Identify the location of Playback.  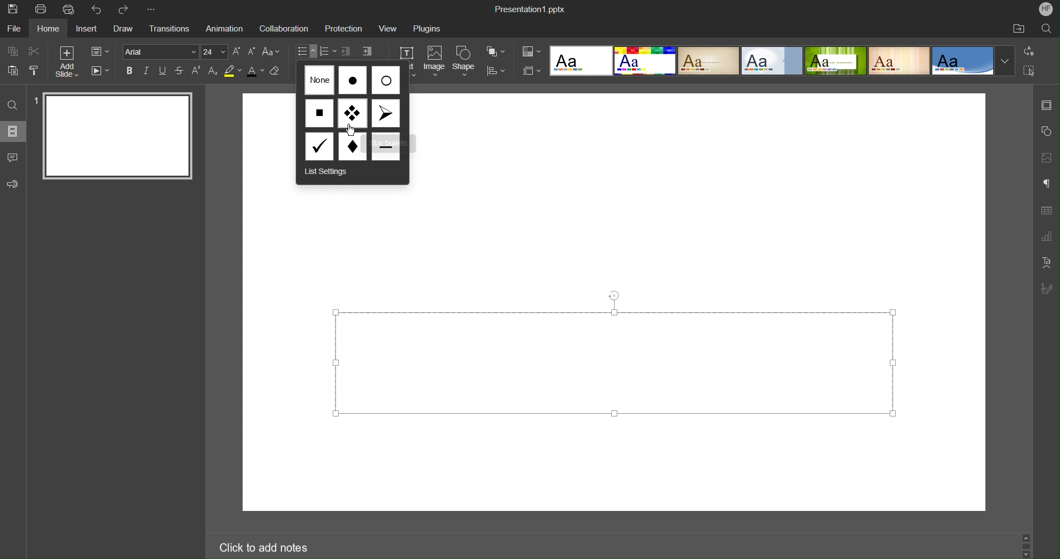
(100, 72).